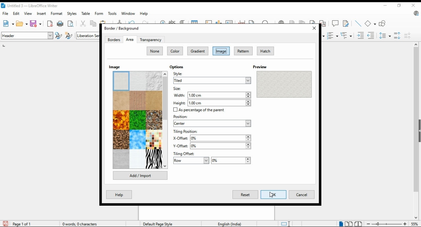 The height and width of the screenshot is (227, 421). Describe the element at coordinates (71, 14) in the screenshot. I see `styles` at that location.